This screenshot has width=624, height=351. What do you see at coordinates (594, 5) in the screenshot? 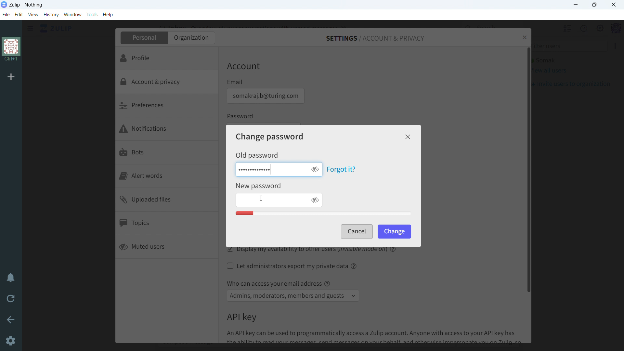
I see `maximize` at bounding box center [594, 5].